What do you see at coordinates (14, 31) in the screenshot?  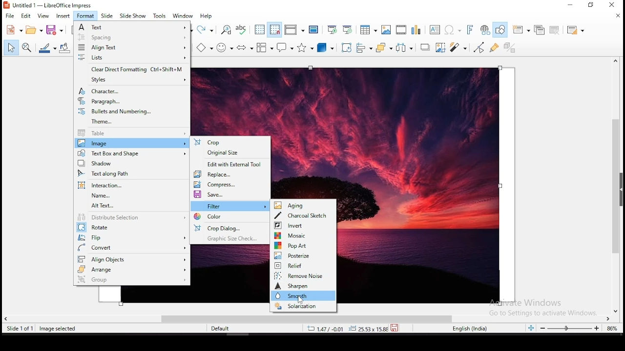 I see `new tool` at bounding box center [14, 31].